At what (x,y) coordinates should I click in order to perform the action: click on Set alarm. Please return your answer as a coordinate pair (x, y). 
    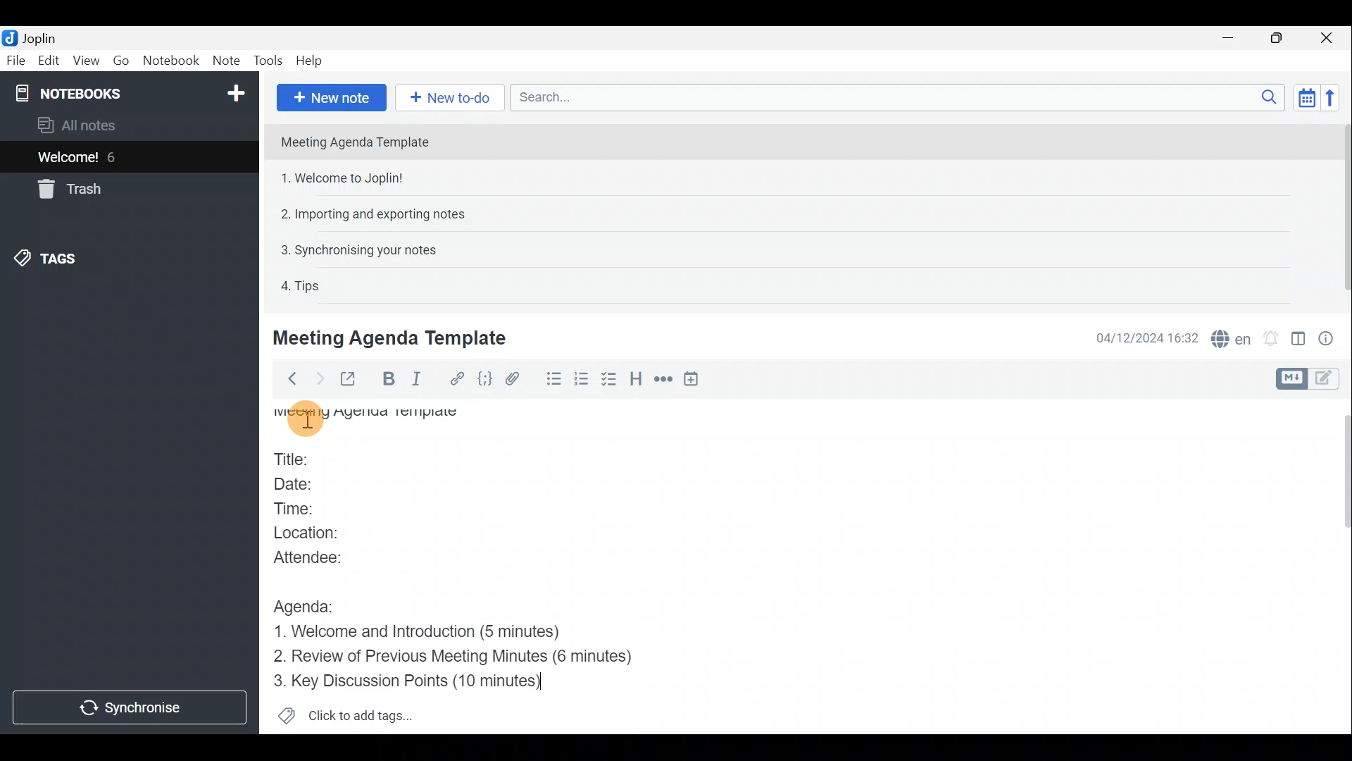
    Looking at the image, I should click on (1272, 338).